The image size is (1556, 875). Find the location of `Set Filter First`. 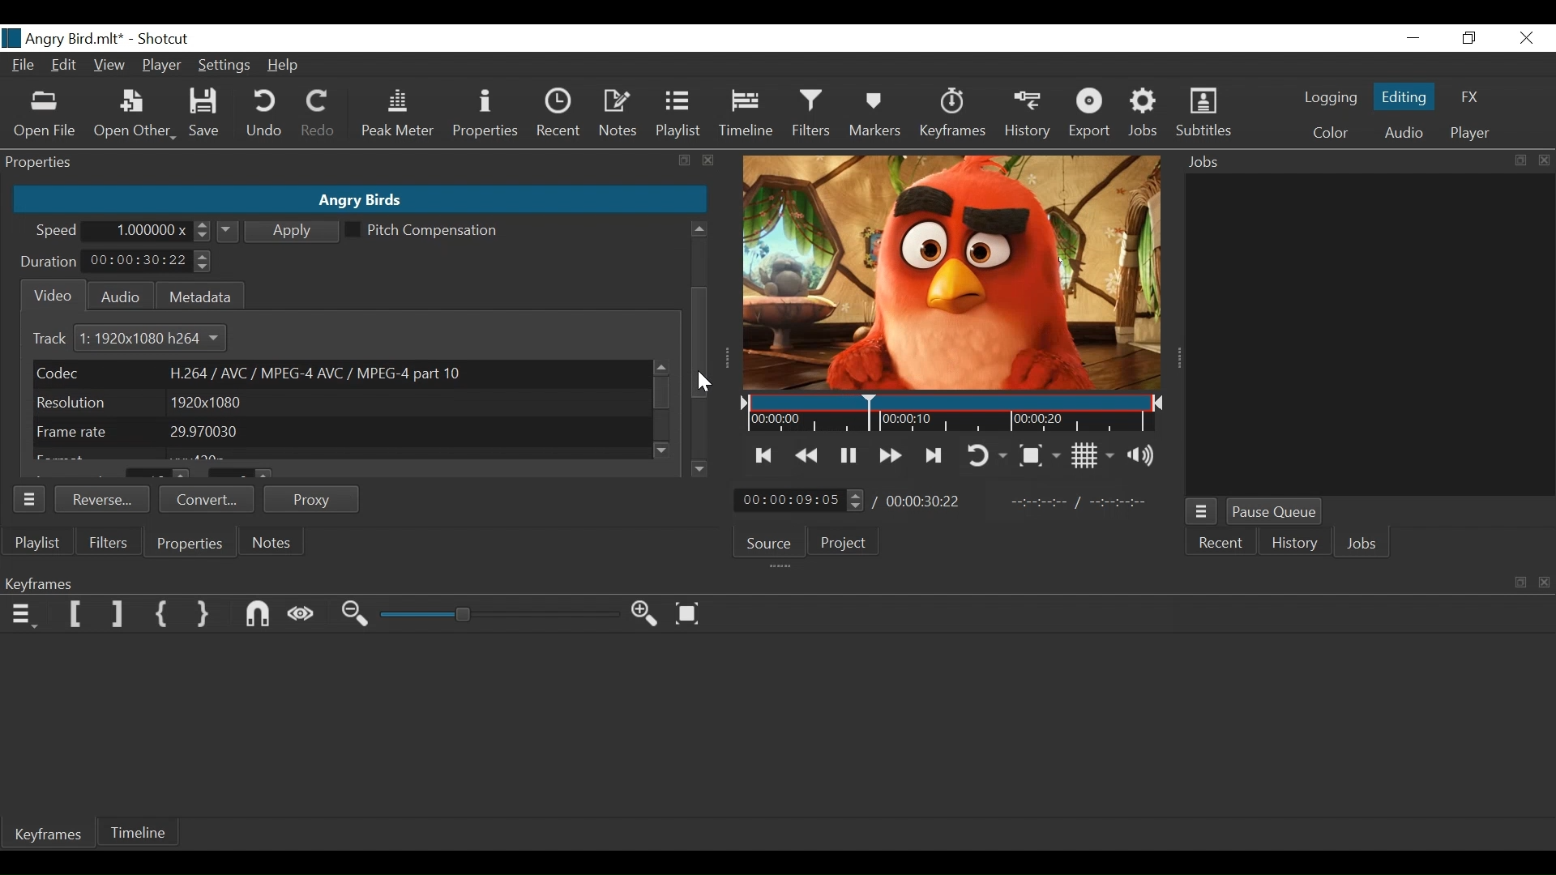

Set Filter First is located at coordinates (76, 613).